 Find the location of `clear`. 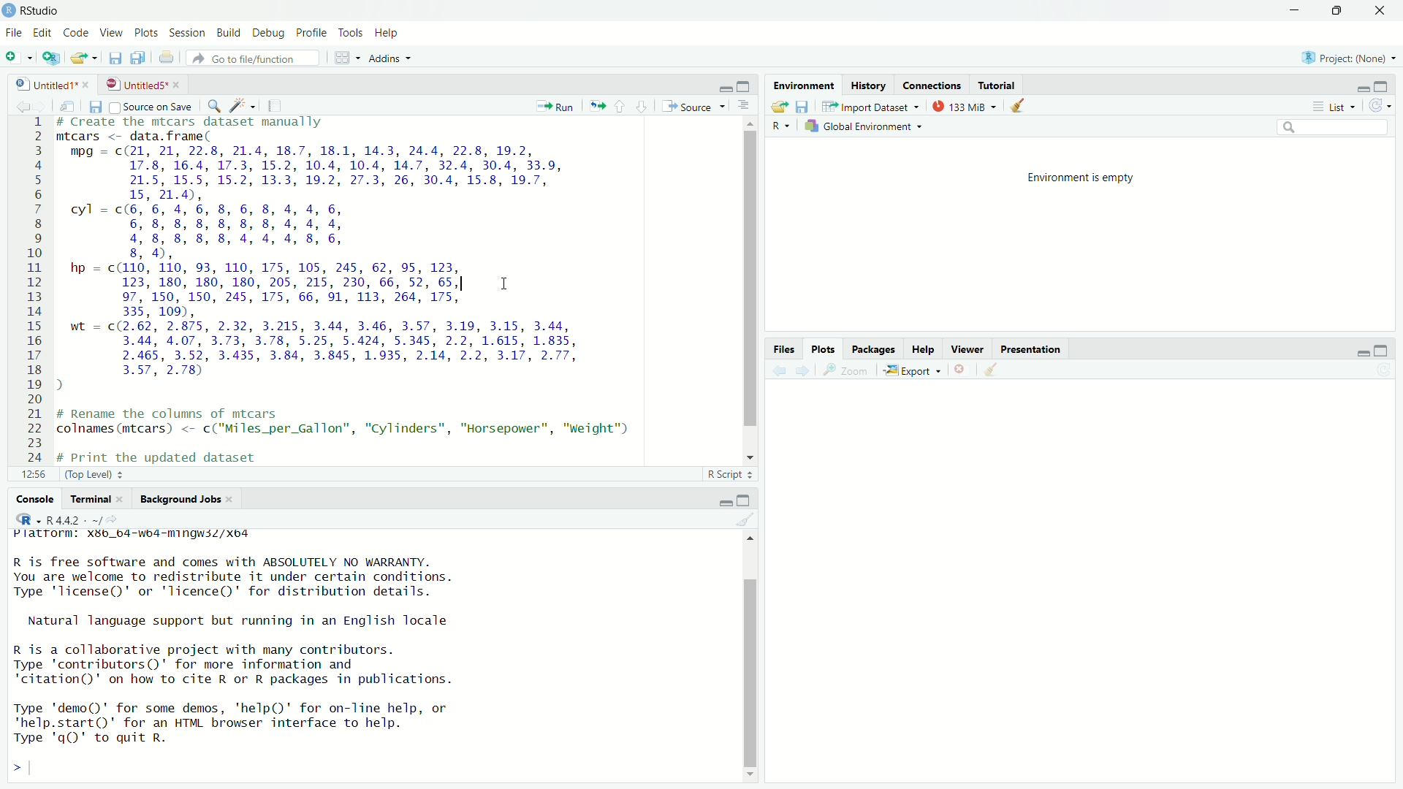

clear is located at coordinates (1024, 107).